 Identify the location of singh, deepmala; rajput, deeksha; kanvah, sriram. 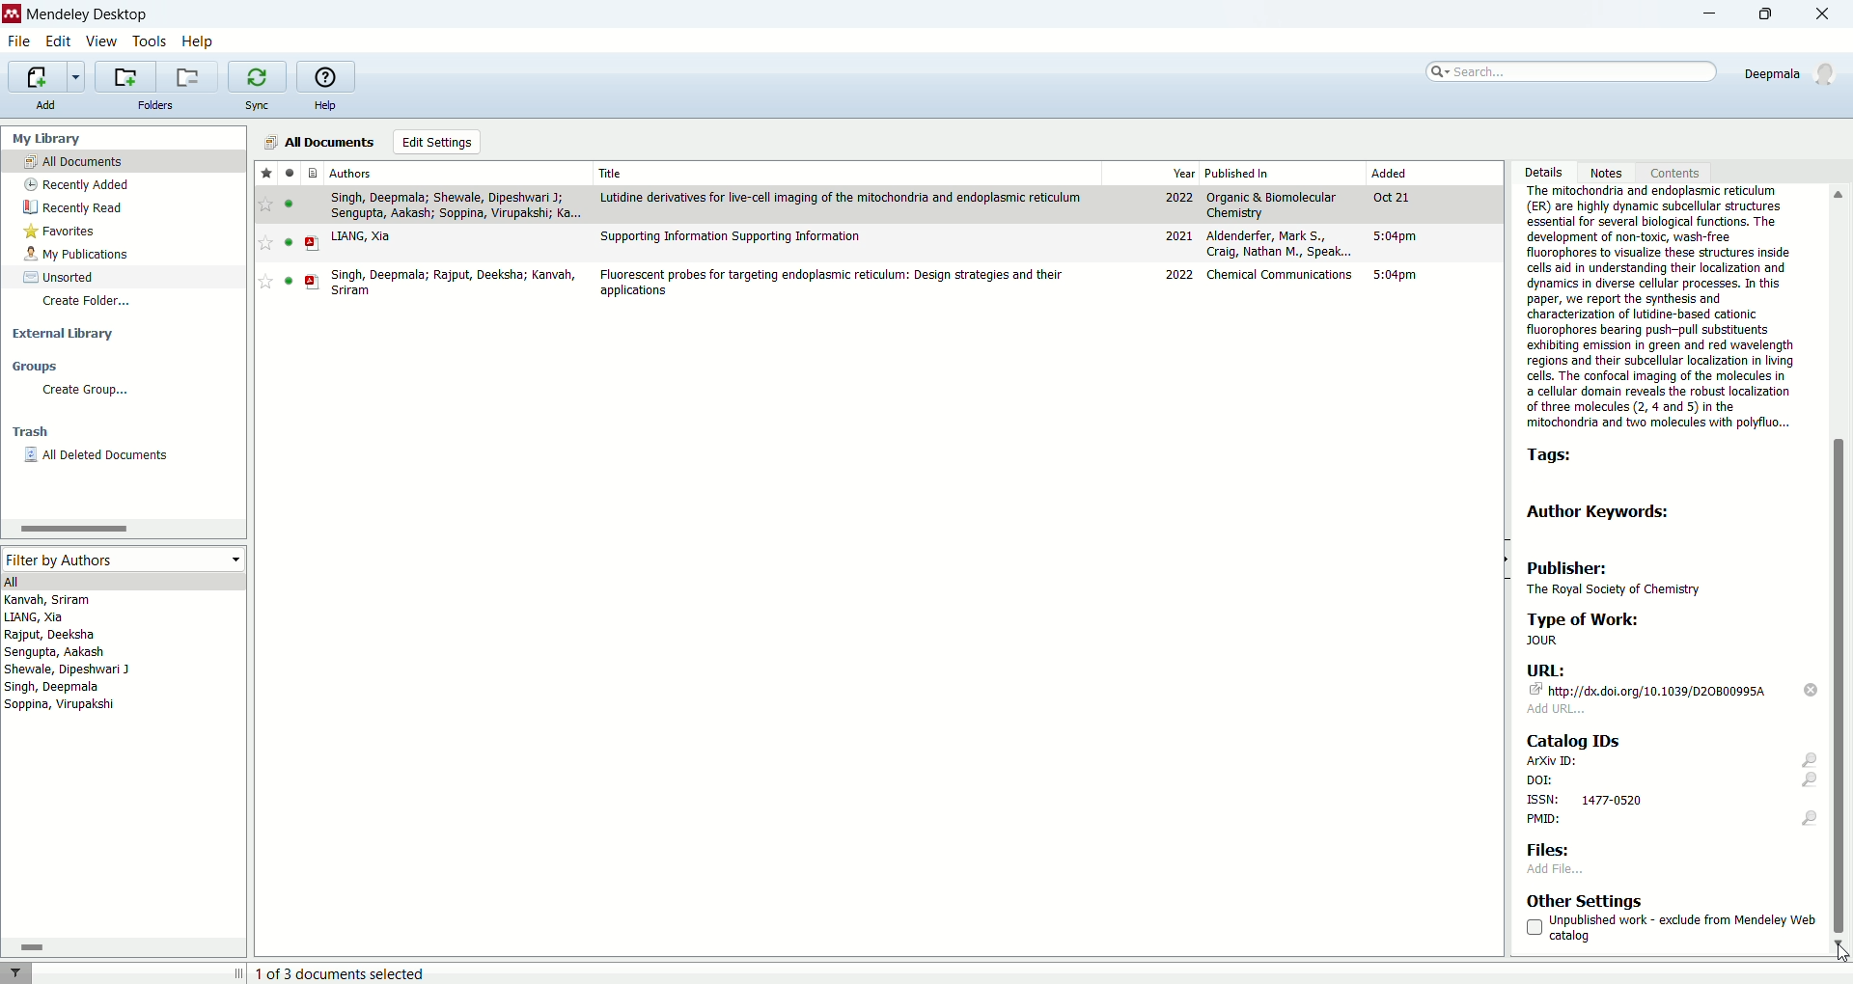
(455, 283).